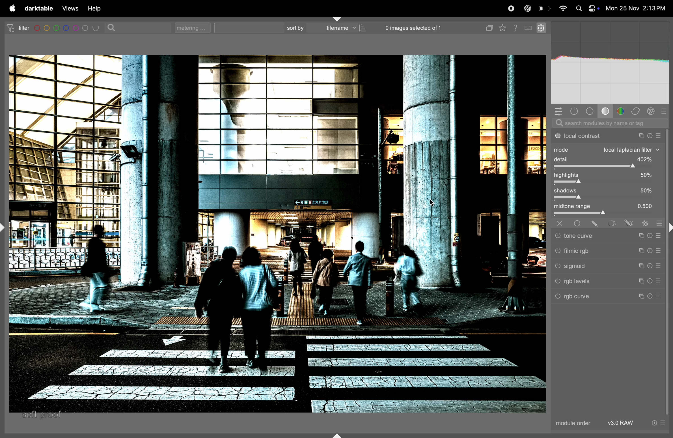 This screenshot has height=438, width=673. Describe the element at coordinates (669, 229) in the screenshot. I see `shift+ctrl+r` at that location.